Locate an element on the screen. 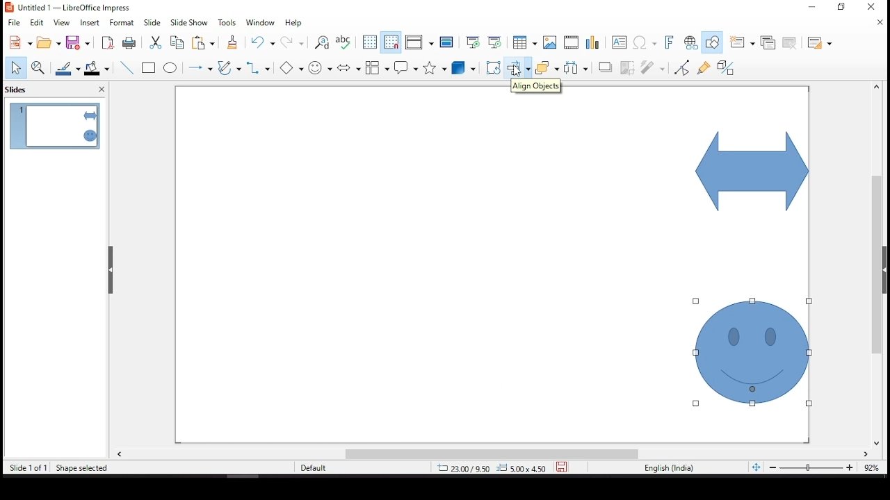  charts is located at coordinates (594, 43).